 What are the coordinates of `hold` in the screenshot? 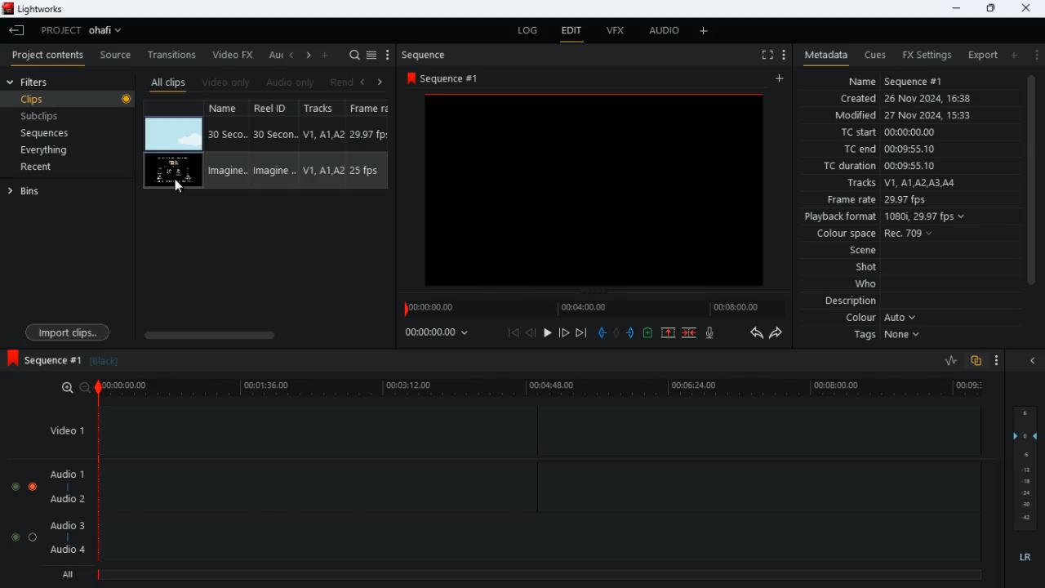 It's located at (617, 333).